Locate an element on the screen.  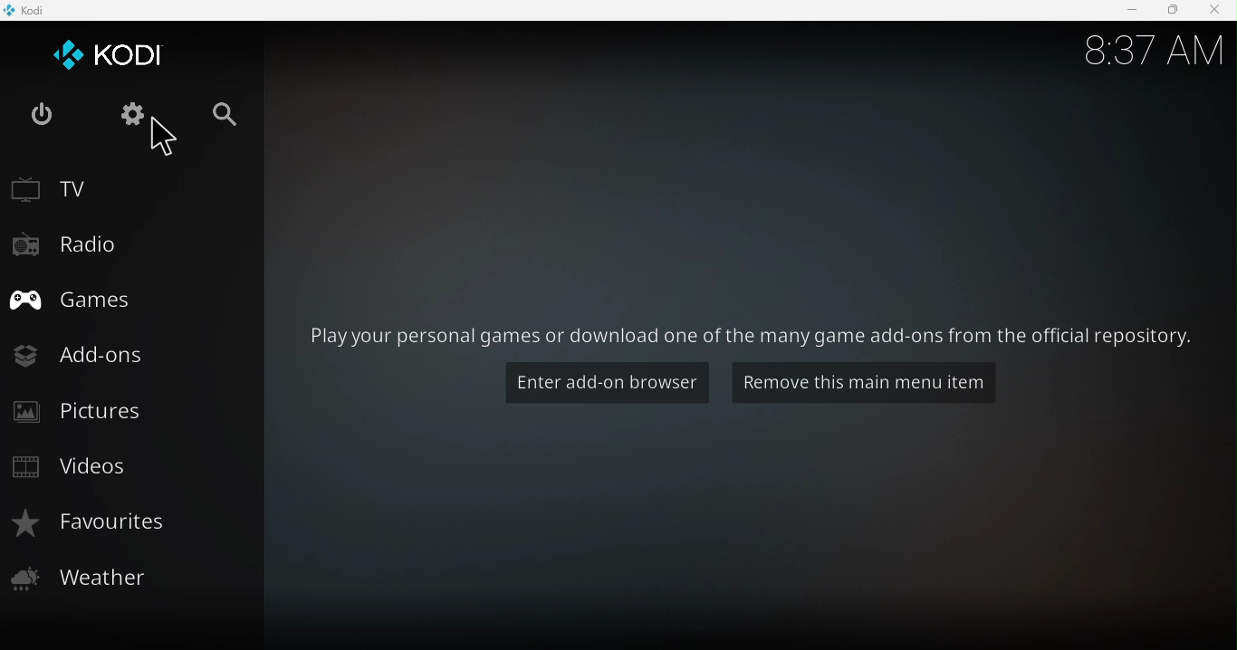
Weather is located at coordinates (126, 583).